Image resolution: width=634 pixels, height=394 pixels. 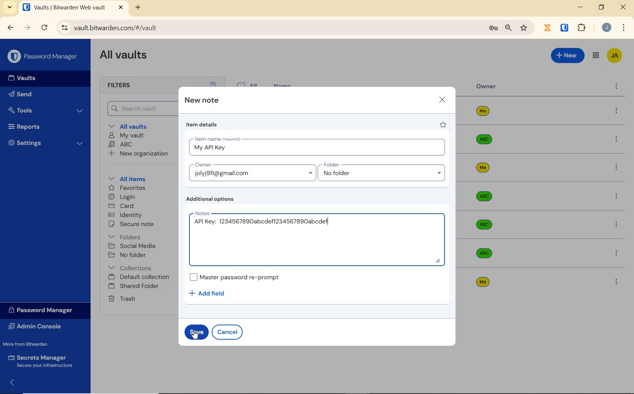 I want to click on favorite, so click(x=443, y=126).